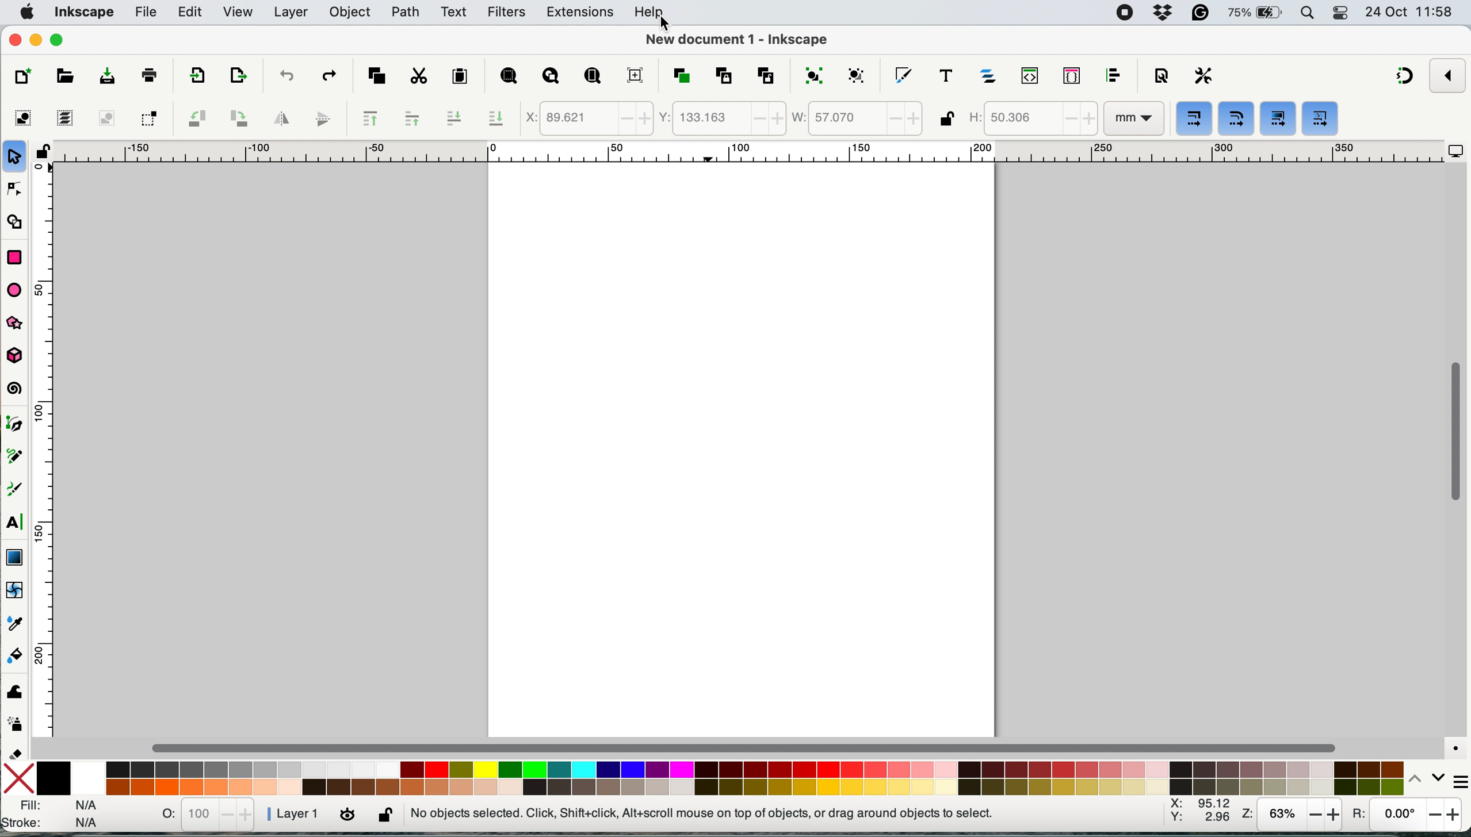 The width and height of the screenshot is (1471, 837). Describe the element at coordinates (1446, 76) in the screenshot. I see `snapping option` at that location.